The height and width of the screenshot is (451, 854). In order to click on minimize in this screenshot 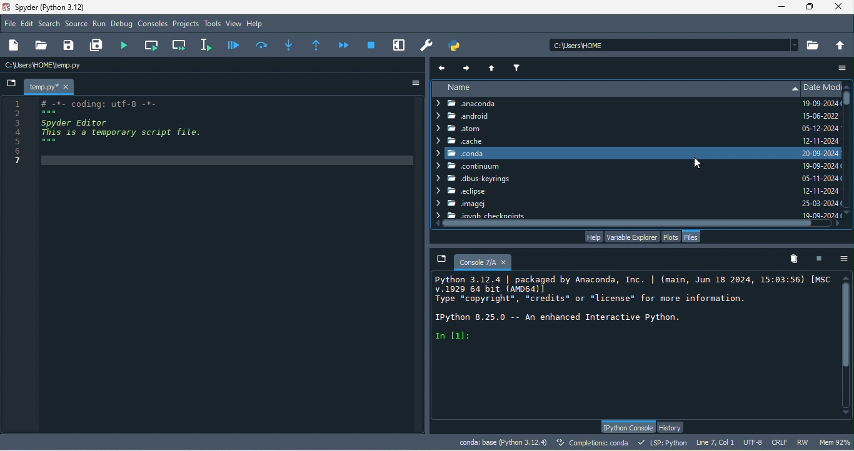, I will do `click(781, 9)`.